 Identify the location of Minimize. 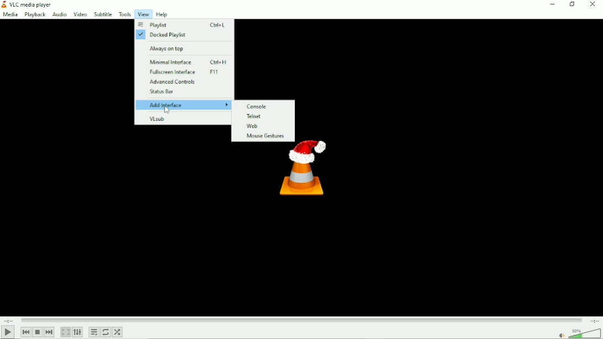
(554, 5).